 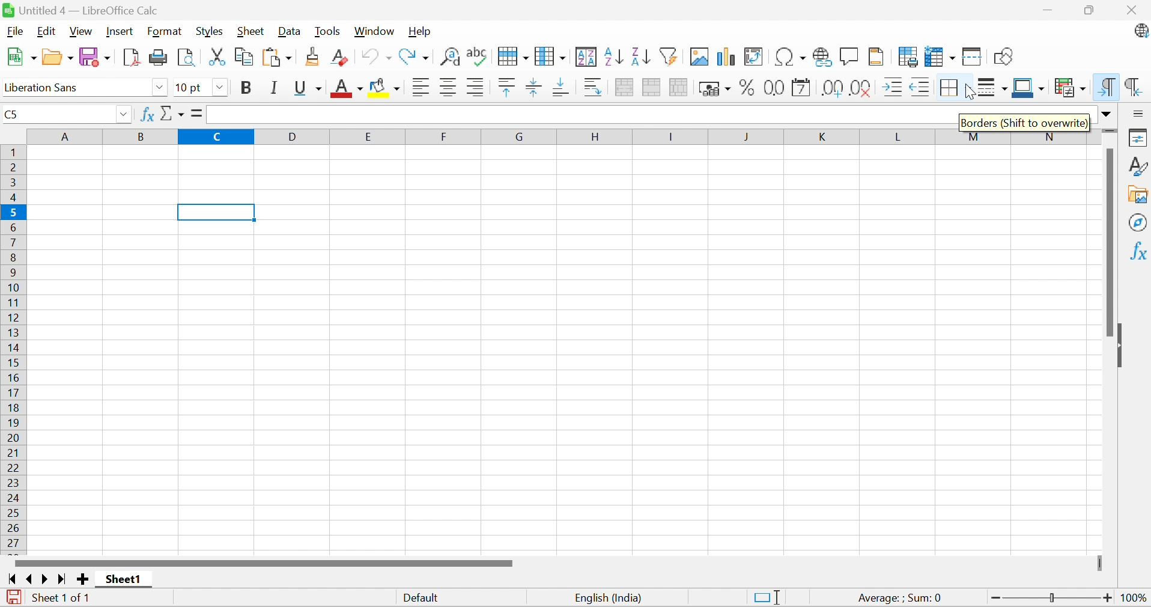 I want to click on Autofiller, so click(x=667, y=55).